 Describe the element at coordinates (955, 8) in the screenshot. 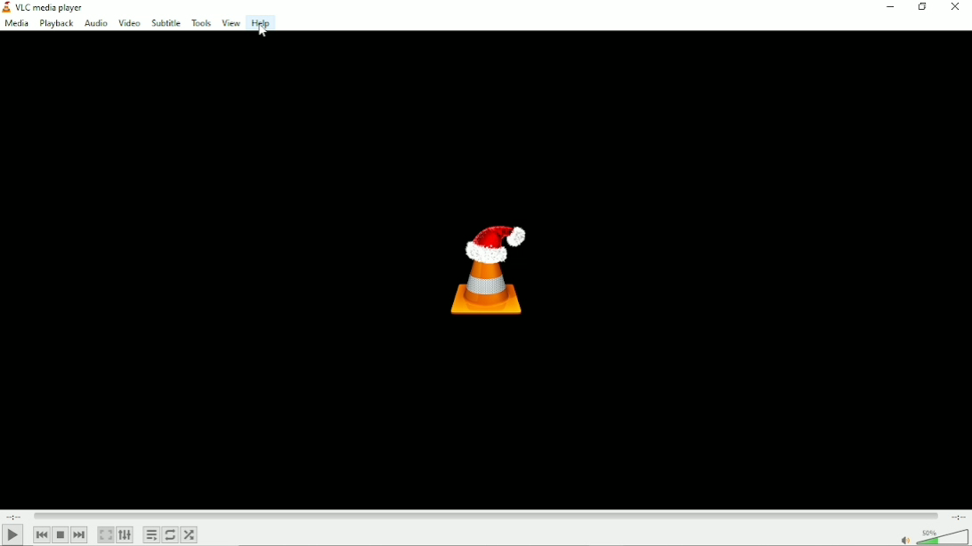

I see `Close` at that location.